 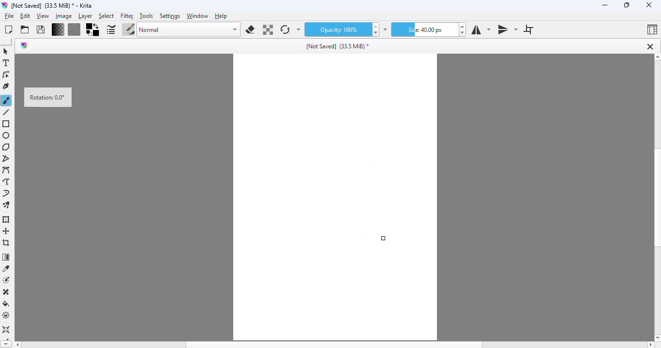 What do you see at coordinates (650, 46) in the screenshot?
I see `close tab` at bounding box center [650, 46].